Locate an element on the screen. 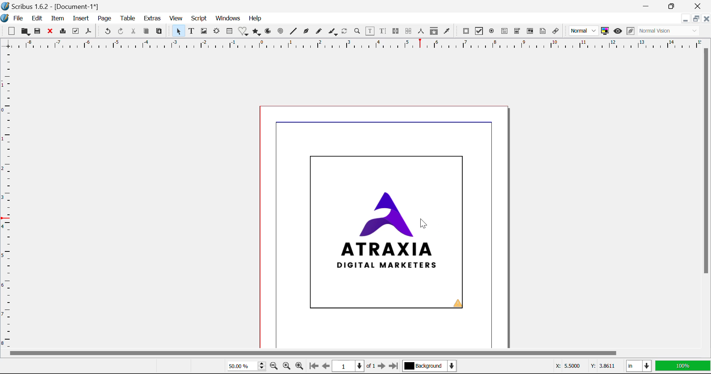 The height and width of the screenshot is (374, 711). Edit Text with Story Editor is located at coordinates (384, 32).